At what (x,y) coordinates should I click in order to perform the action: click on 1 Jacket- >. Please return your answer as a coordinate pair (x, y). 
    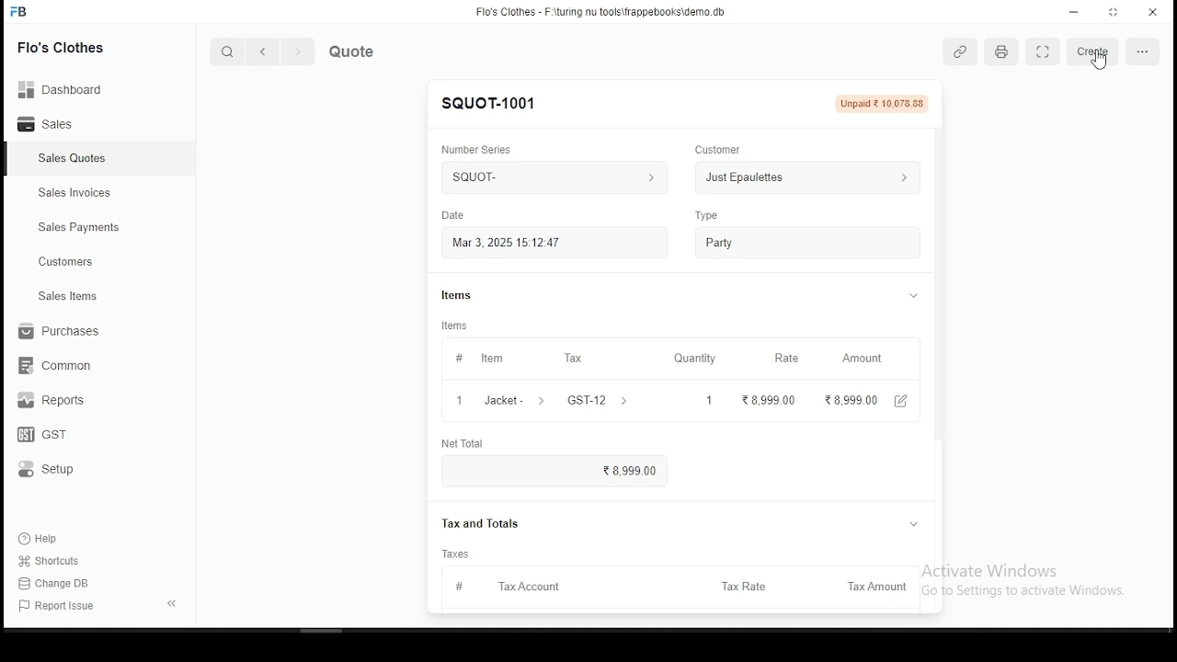
    Looking at the image, I should click on (503, 401).